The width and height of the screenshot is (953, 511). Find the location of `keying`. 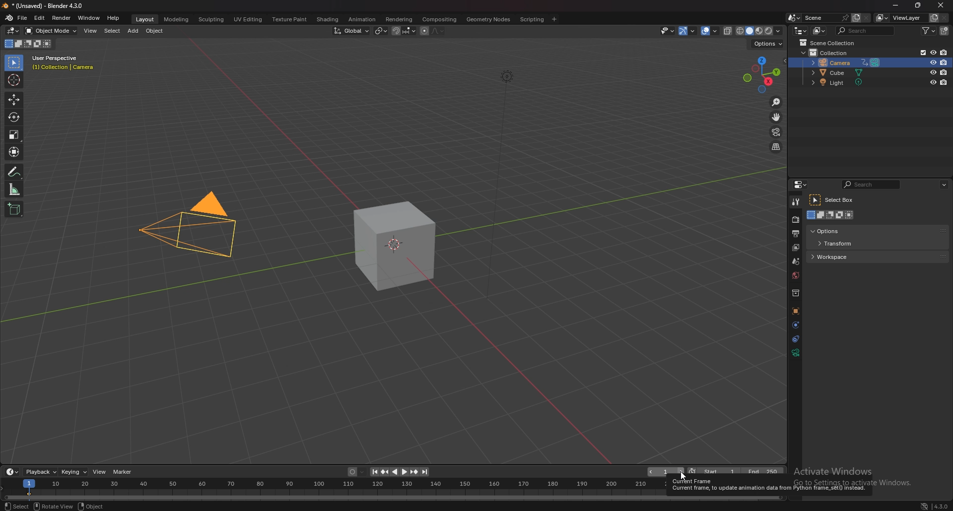

keying is located at coordinates (74, 472).